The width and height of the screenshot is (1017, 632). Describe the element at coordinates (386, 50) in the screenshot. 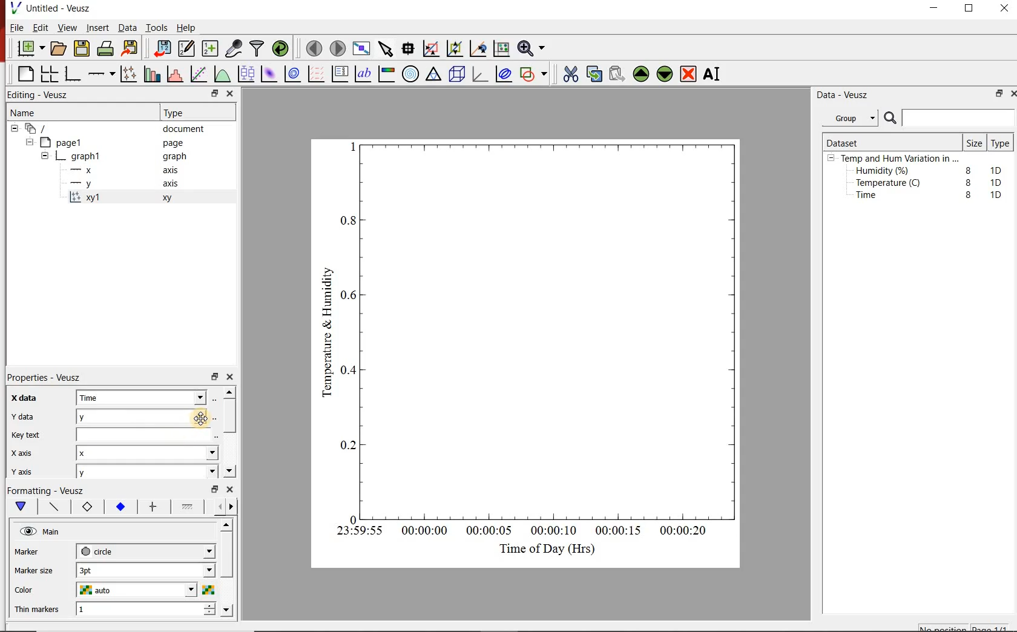

I see `select items from the graph or scroll` at that location.